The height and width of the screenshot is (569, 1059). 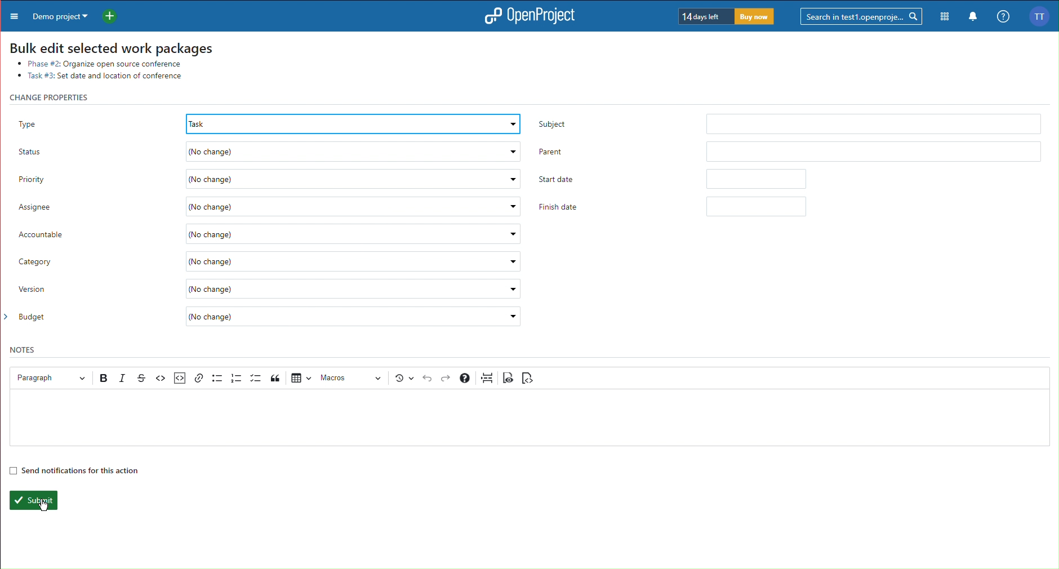 I want to click on Modules, so click(x=945, y=17).